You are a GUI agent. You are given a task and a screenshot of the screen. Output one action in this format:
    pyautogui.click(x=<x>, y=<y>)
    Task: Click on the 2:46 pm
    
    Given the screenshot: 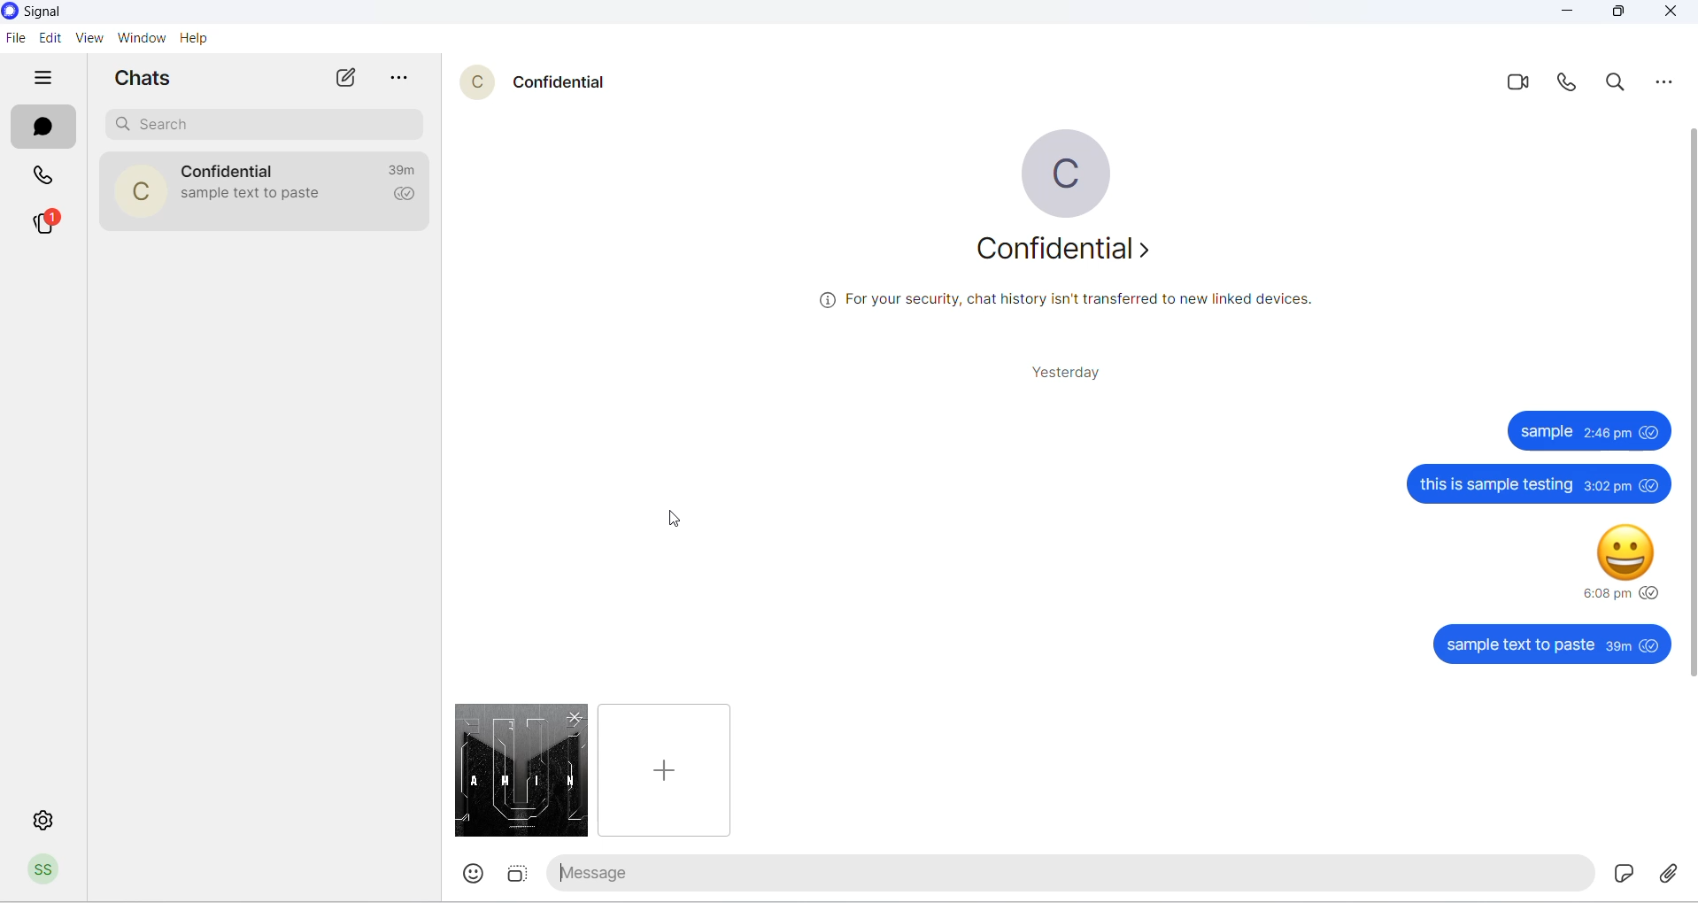 What is the action you would take?
    pyautogui.click(x=1609, y=434)
    